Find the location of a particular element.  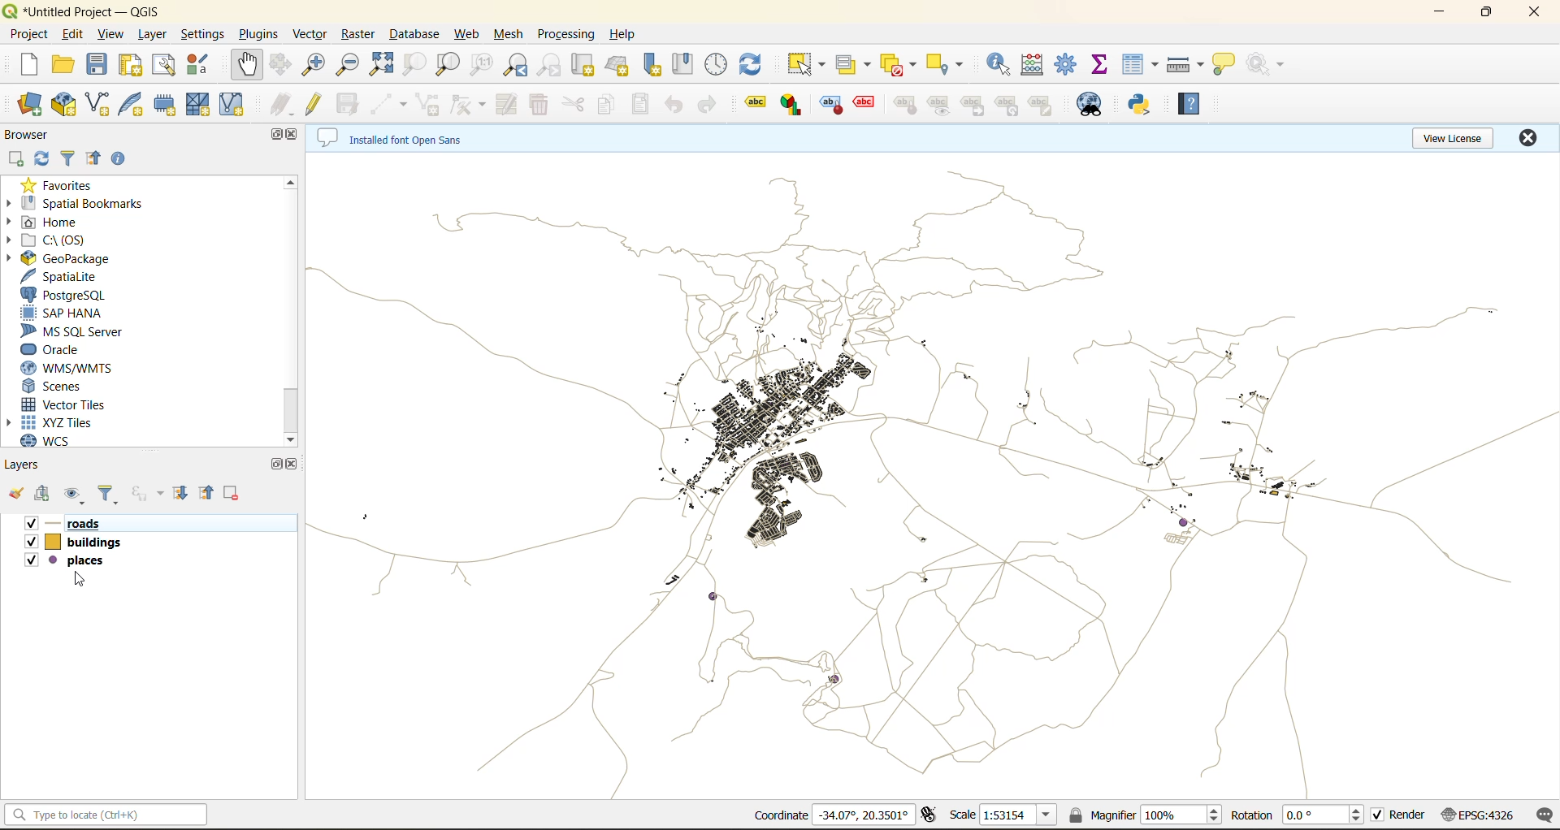

show layout is located at coordinates (165, 65).